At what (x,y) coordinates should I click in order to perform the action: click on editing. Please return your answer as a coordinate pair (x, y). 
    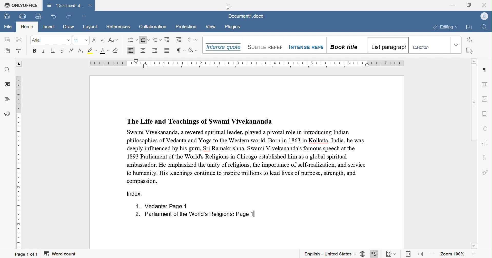
    Looking at the image, I should click on (446, 28).